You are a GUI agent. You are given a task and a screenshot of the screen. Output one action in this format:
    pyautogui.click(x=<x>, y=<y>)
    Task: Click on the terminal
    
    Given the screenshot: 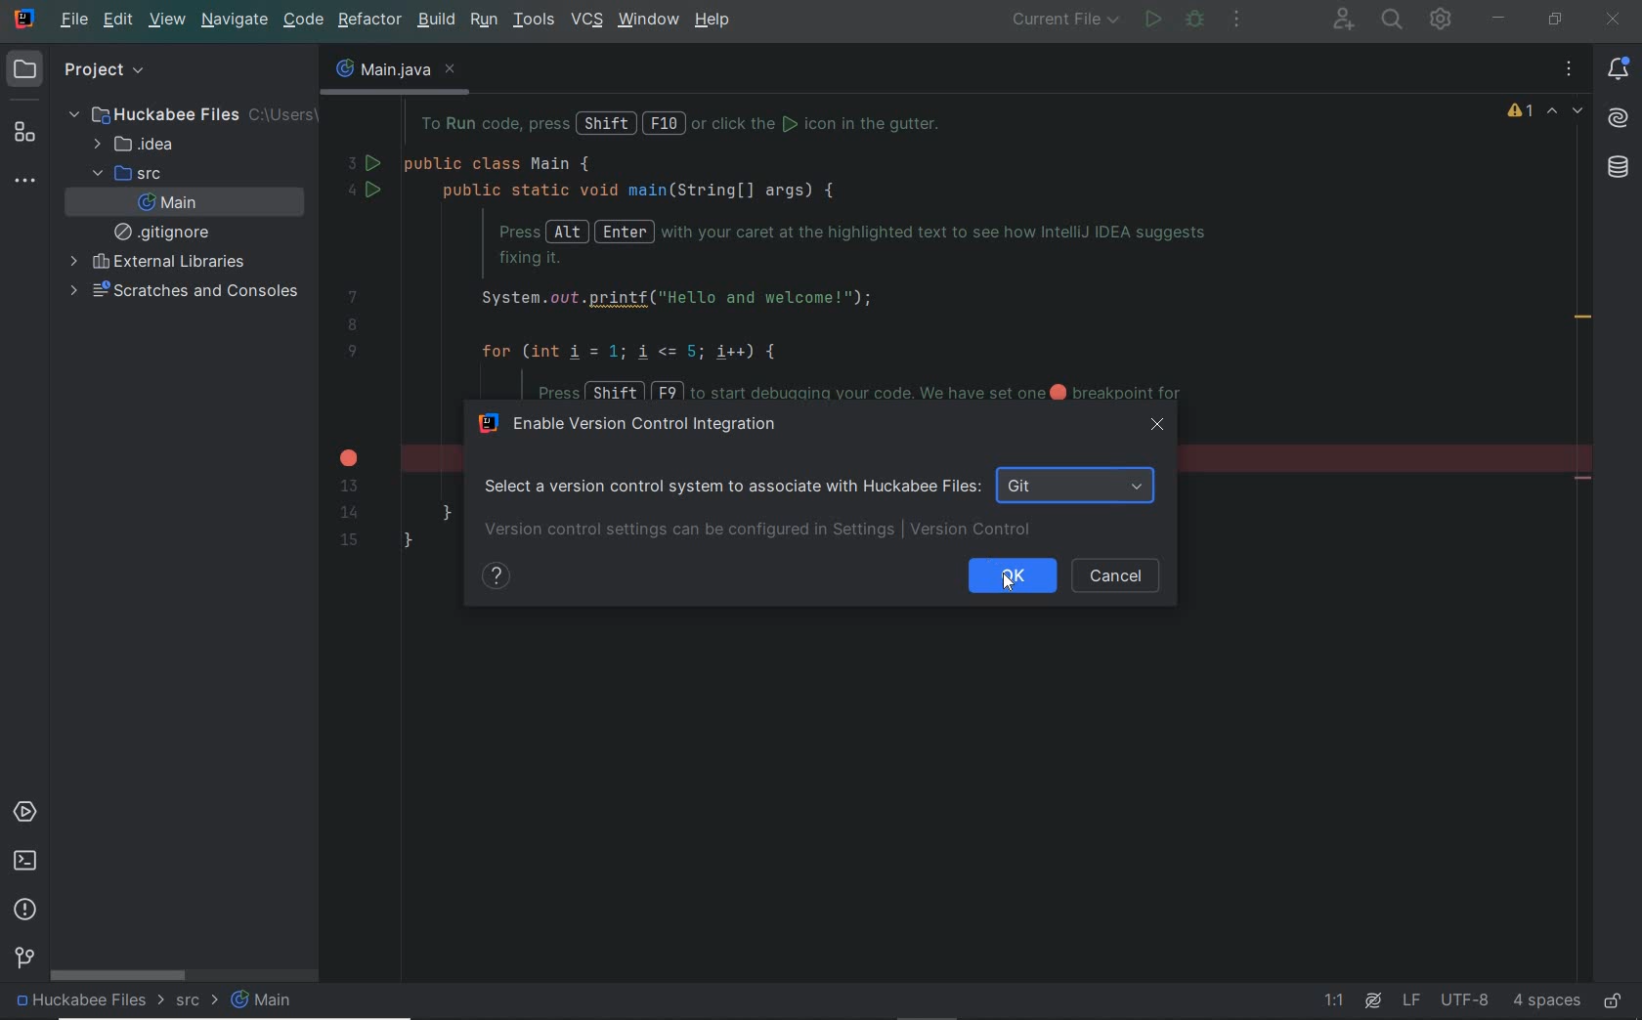 What is the action you would take?
    pyautogui.click(x=25, y=861)
    